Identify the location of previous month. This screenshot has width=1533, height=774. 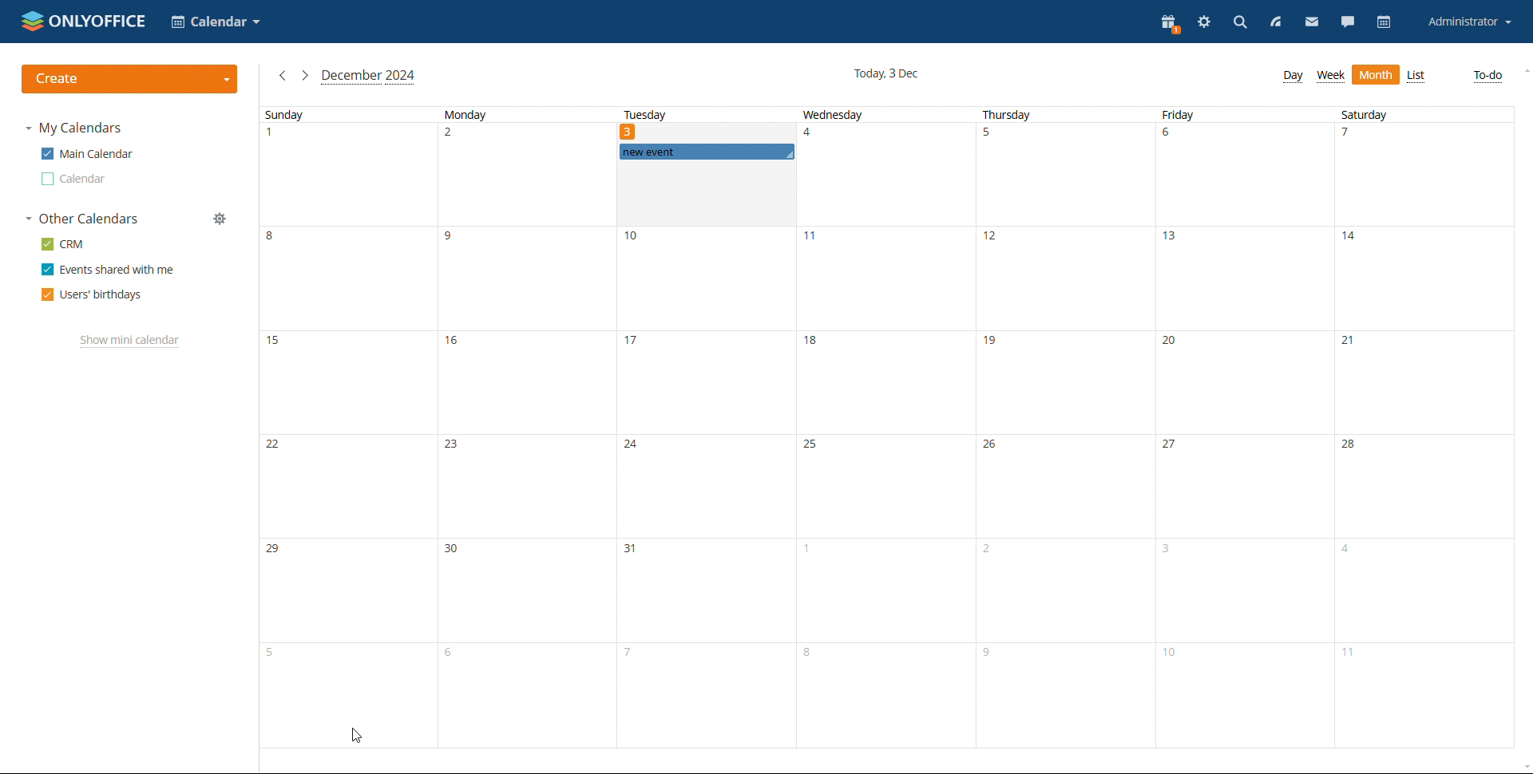
(283, 75).